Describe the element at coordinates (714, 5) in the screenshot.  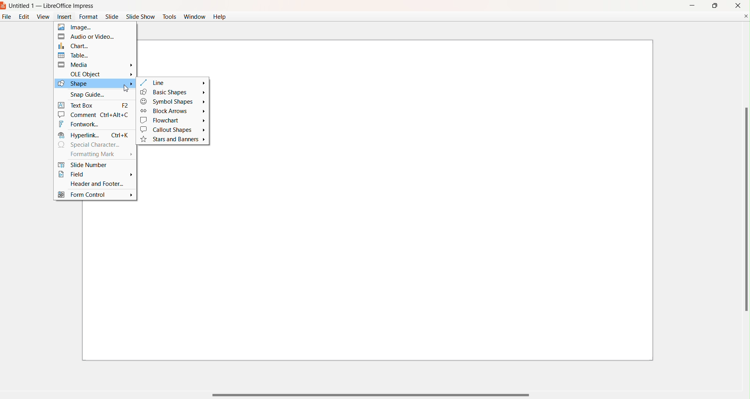
I see `maximize` at that location.